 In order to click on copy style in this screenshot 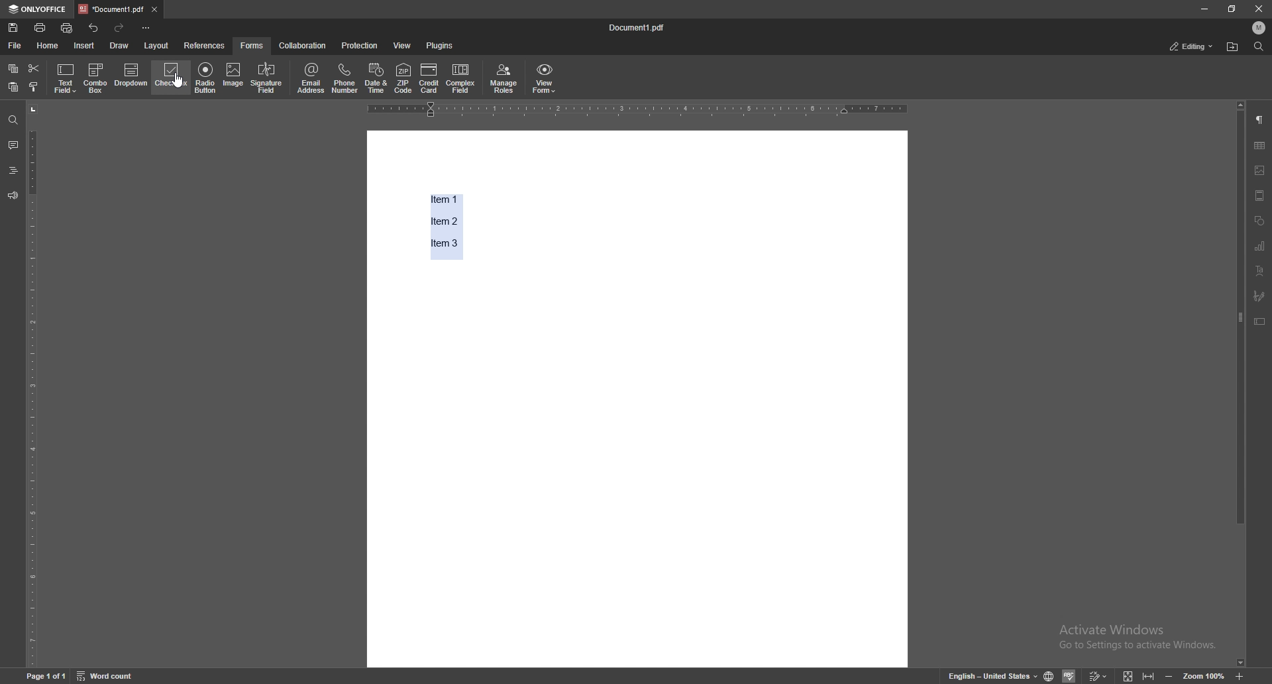, I will do `click(34, 86)`.